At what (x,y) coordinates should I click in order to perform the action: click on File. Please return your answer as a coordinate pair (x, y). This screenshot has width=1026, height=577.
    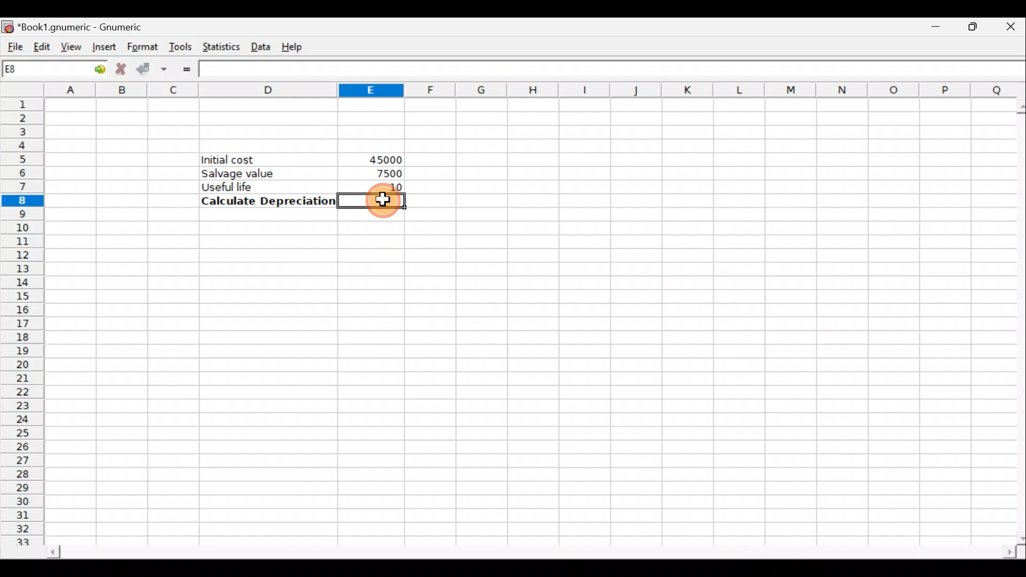
    Looking at the image, I should click on (13, 44).